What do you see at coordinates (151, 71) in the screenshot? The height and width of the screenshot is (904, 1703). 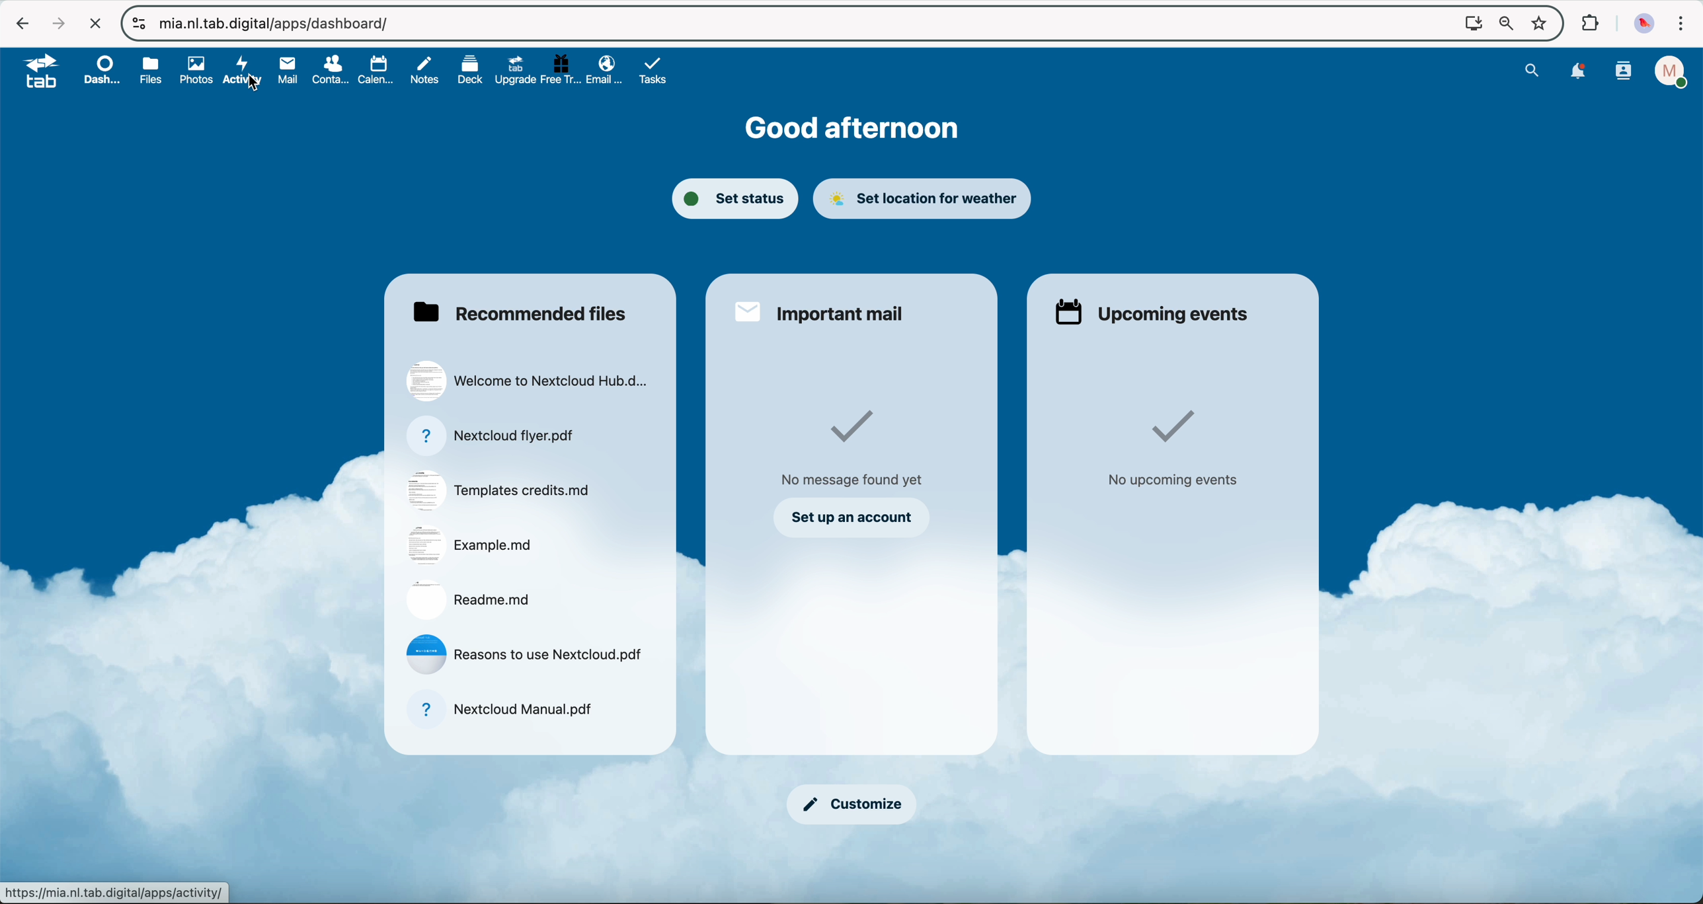 I see `files` at bounding box center [151, 71].